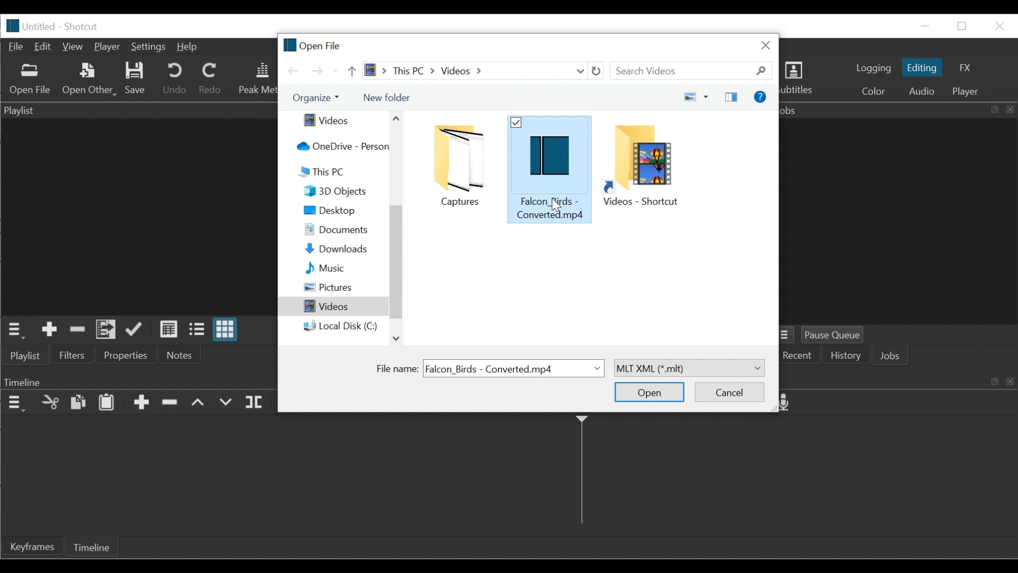  I want to click on more options, so click(707, 96).